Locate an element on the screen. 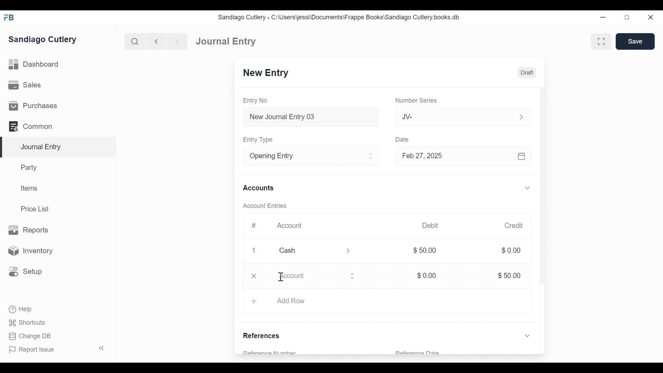  Journal Entry is located at coordinates (227, 41).